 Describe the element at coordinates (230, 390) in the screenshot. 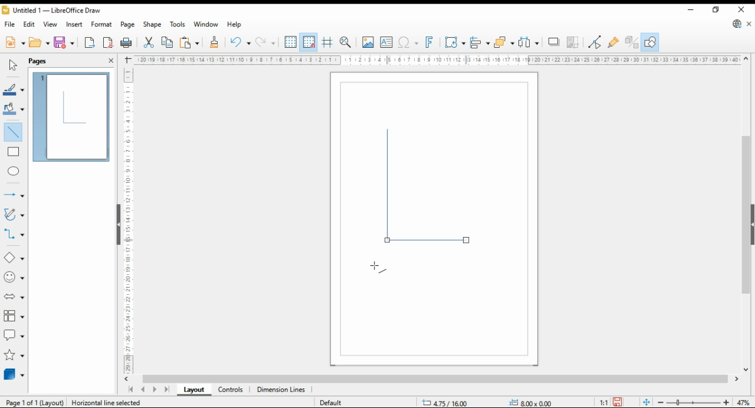

I see `controls` at that location.